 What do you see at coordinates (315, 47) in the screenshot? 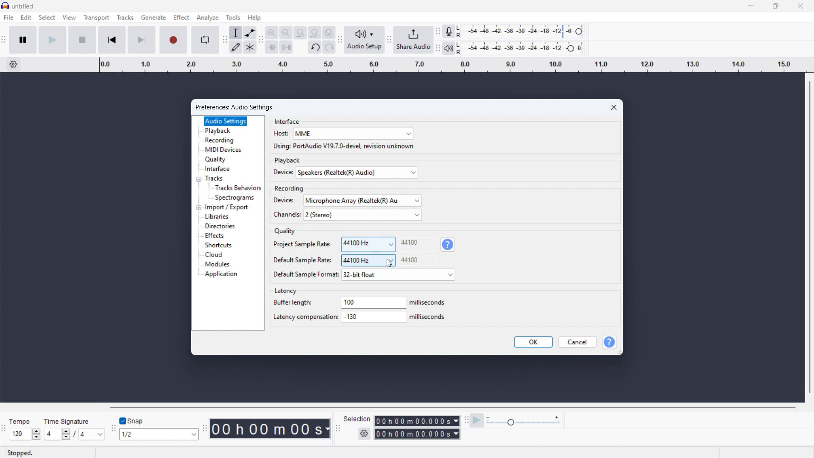
I see `undo` at bounding box center [315, 47].